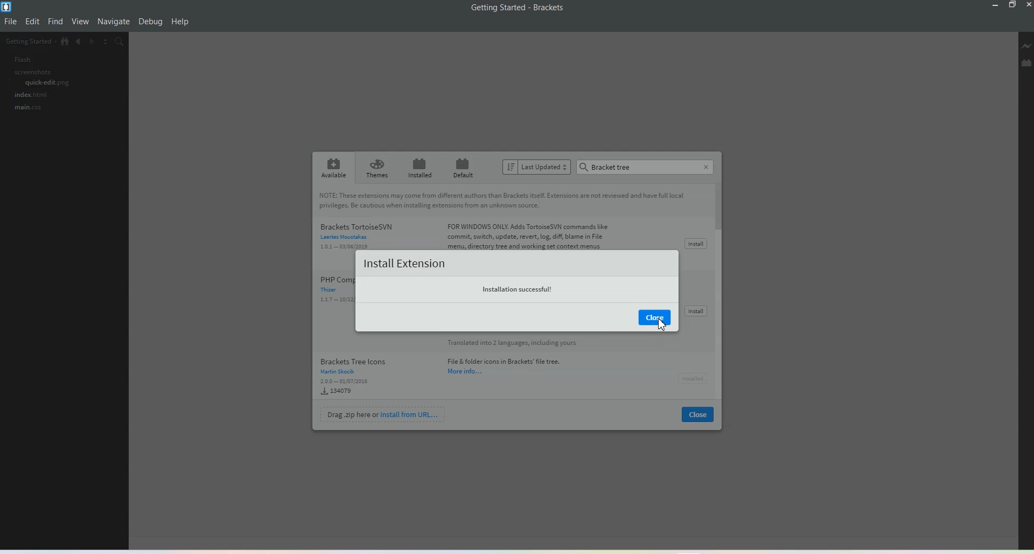  Describe the element at coordinates (464, 277) in the screenshot. I see `Text` at that location.